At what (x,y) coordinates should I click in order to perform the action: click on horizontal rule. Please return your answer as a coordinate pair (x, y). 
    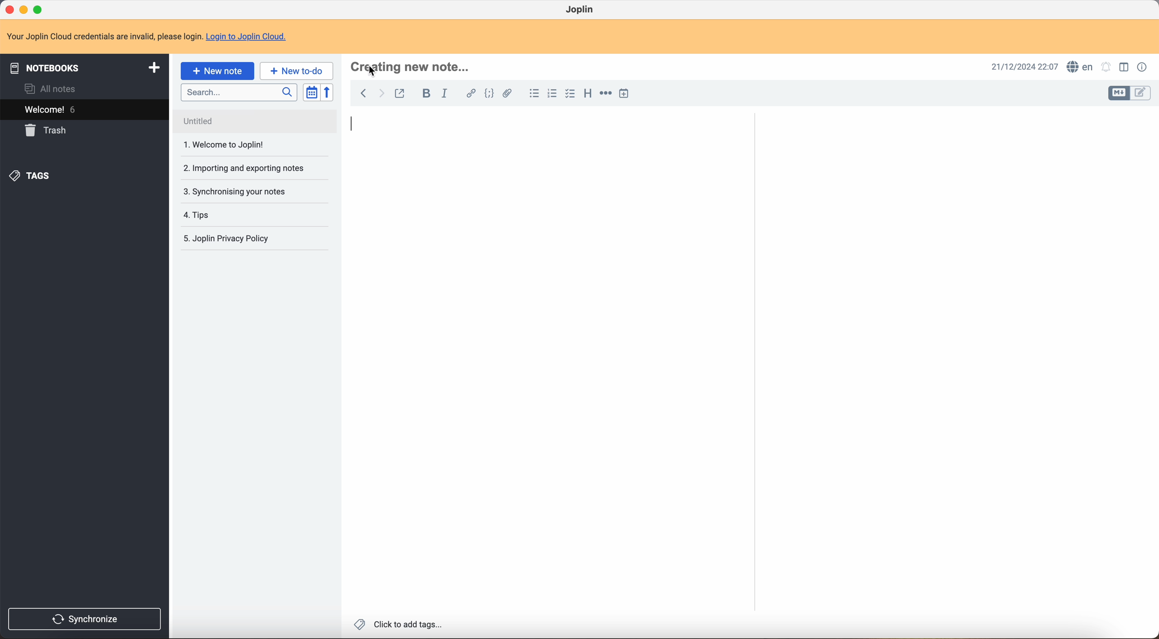
    Looking at the image, I should click on (606, 95).